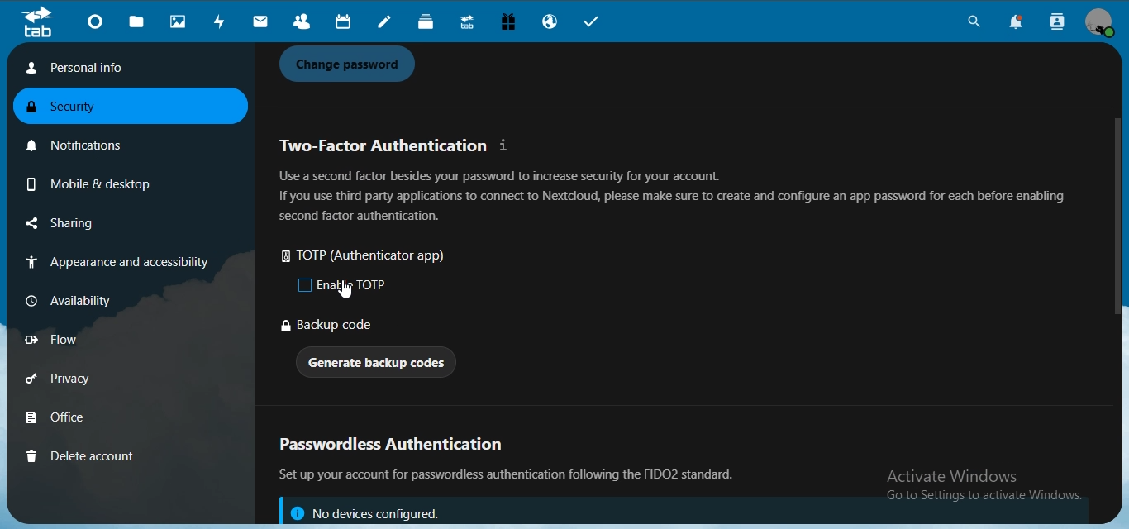 This screenshot has width=1129, height=529. What do you see at coordinates (379, 365) in the screenshot?
I see `generate backup codes` at bounding box center [379, 365].